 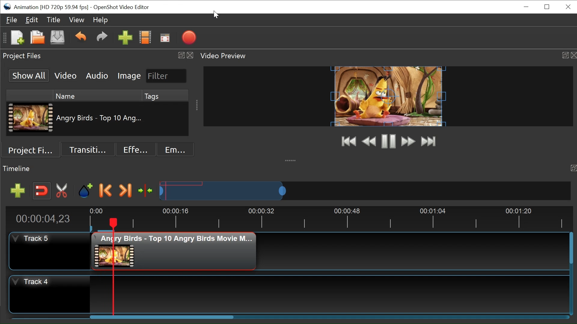 What do you see at coordinates (7, 7) in the screenshot?
I see `OpenShot Desktop icon` at bounding box center [7, 7].